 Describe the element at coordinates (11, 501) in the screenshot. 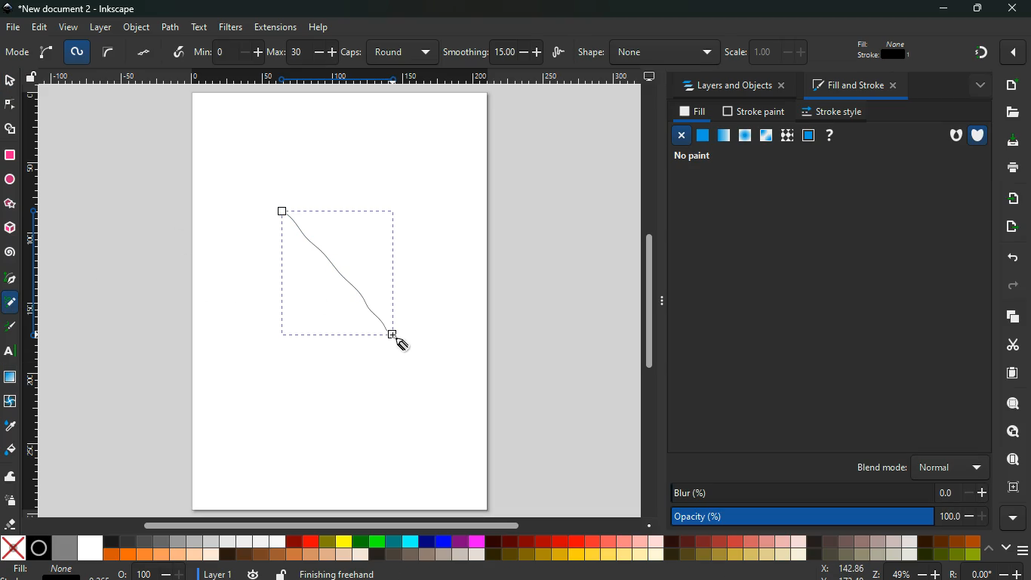

I see `spray` at that location.